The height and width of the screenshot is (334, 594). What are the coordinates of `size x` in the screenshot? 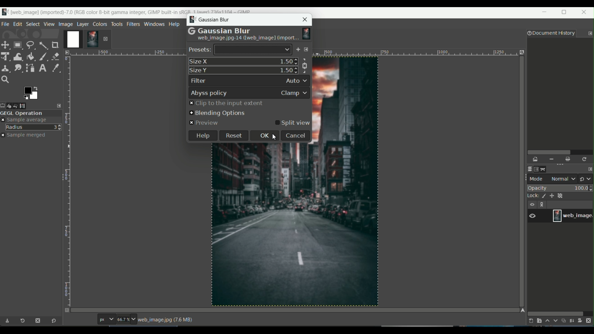 It's located at (199, 61).